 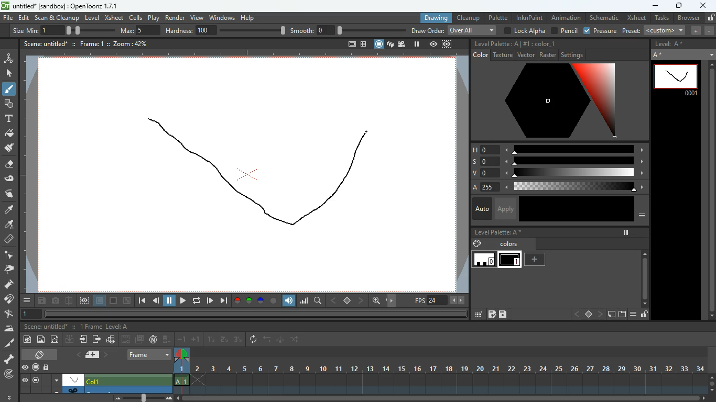 I want to click on level a, so click(x=671, y=44).